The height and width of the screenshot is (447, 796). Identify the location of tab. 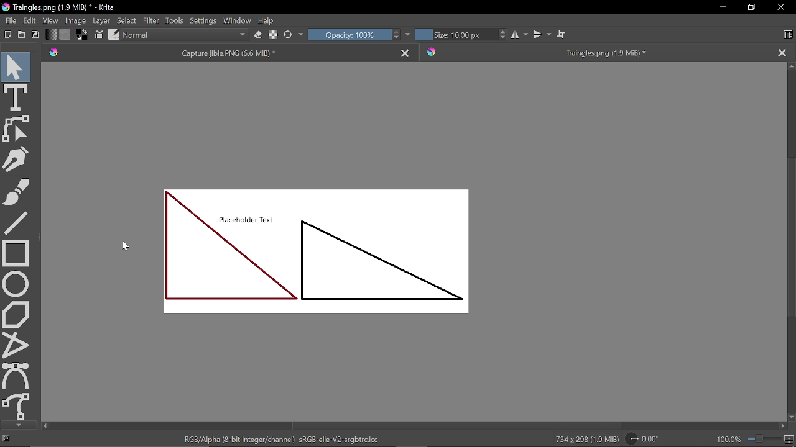
(596, 52).